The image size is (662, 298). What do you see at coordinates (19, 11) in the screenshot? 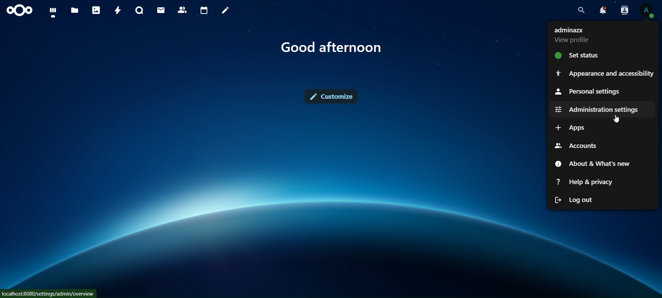
I see `icon` at bounding box center [19, 11].